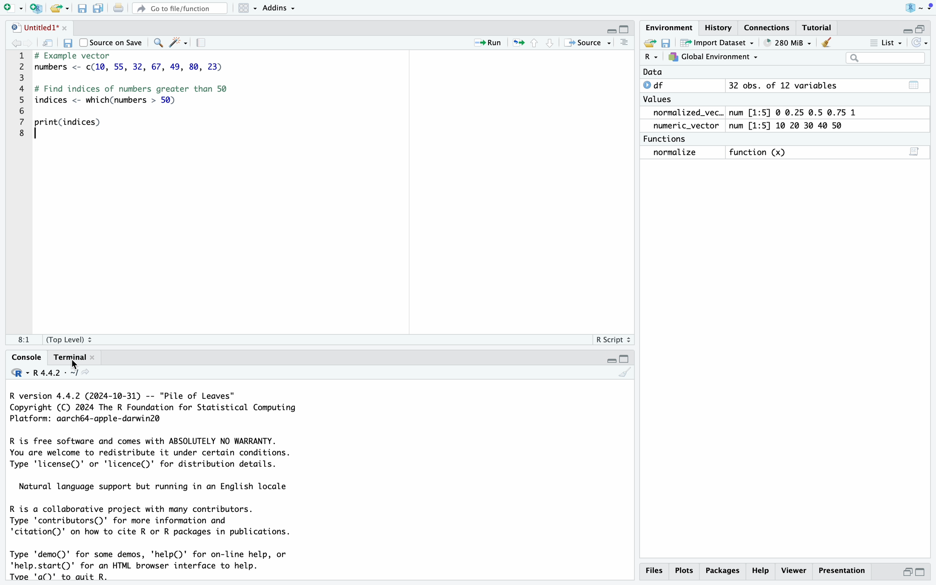 The image size is (936, 585). I want to click on SHARE, so click(648, 43).